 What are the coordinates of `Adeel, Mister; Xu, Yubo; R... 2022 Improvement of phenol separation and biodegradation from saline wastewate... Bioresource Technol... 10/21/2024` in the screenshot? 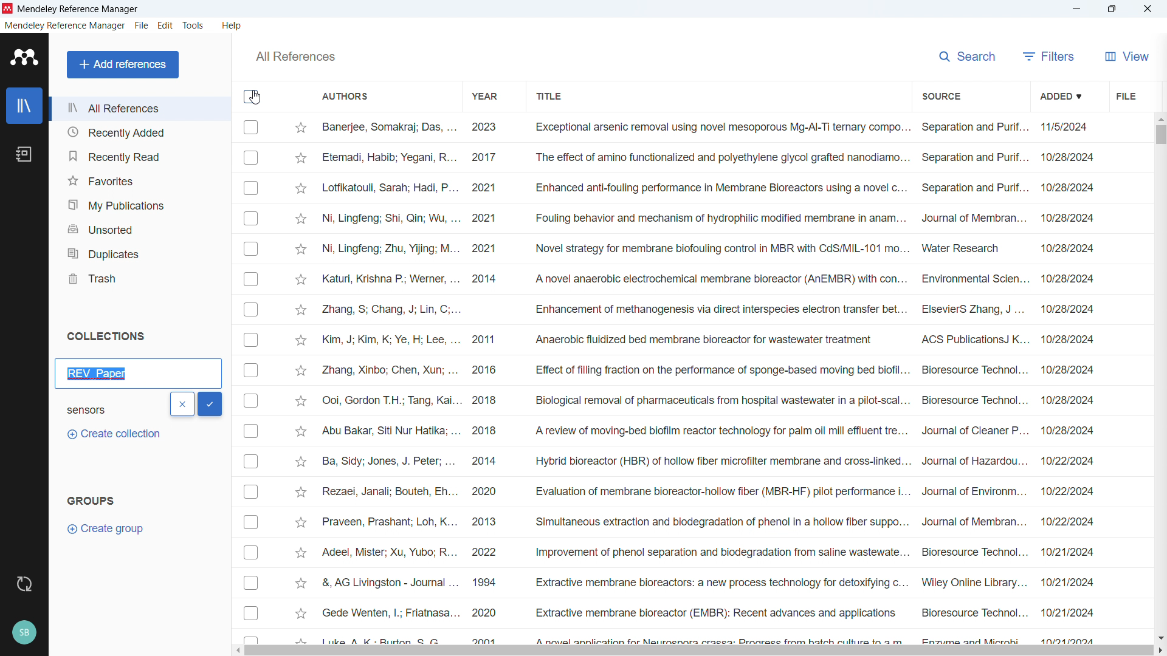 It's located at (707, 552).